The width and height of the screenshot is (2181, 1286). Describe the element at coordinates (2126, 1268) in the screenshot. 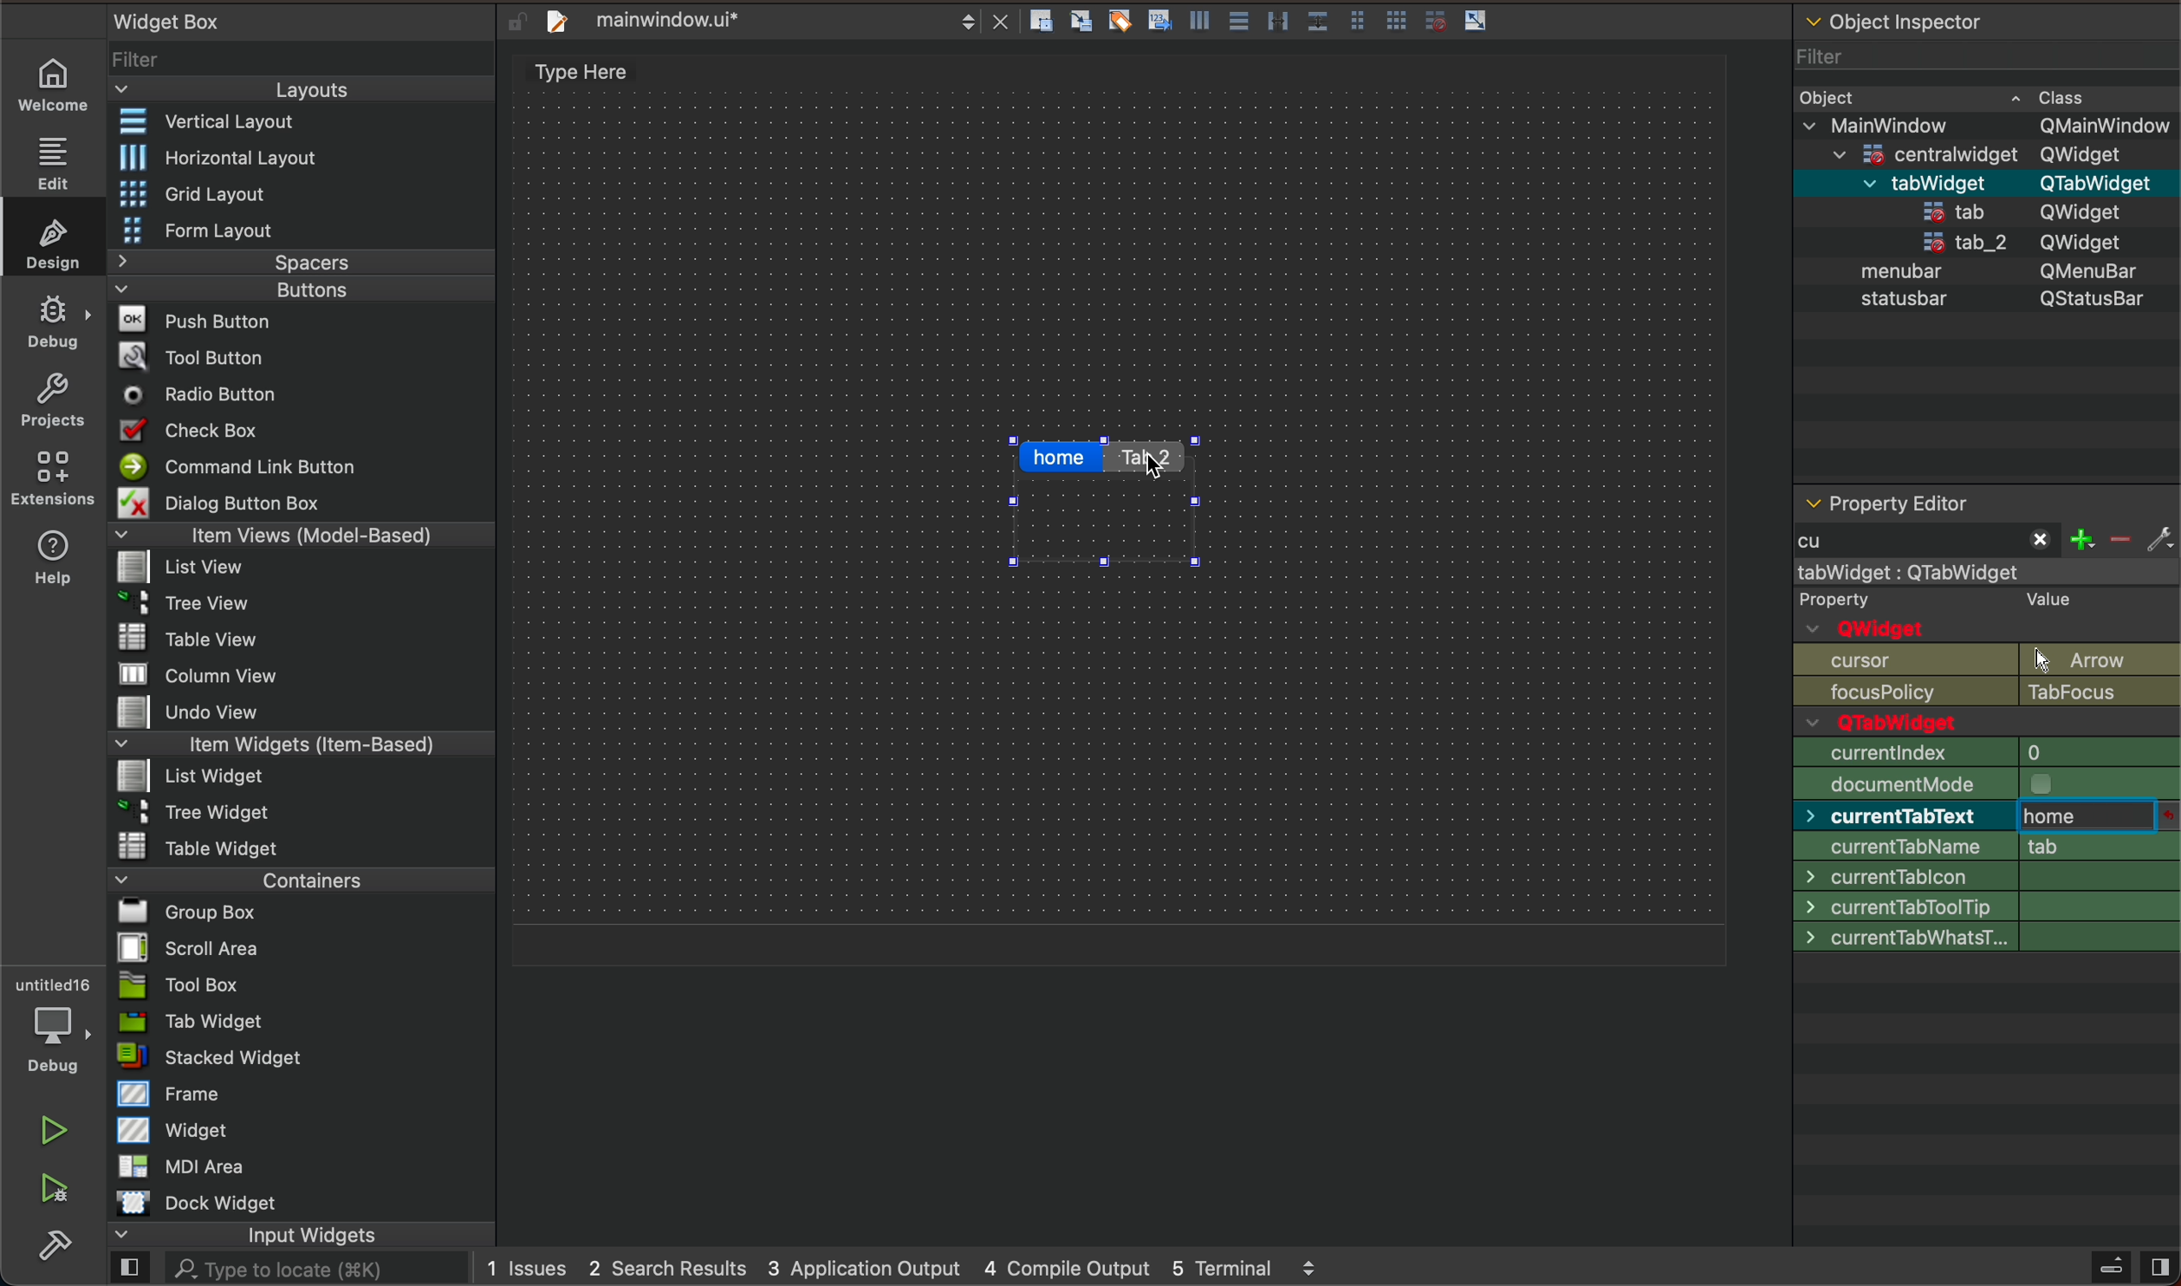

I see `close sidebar` at that location.